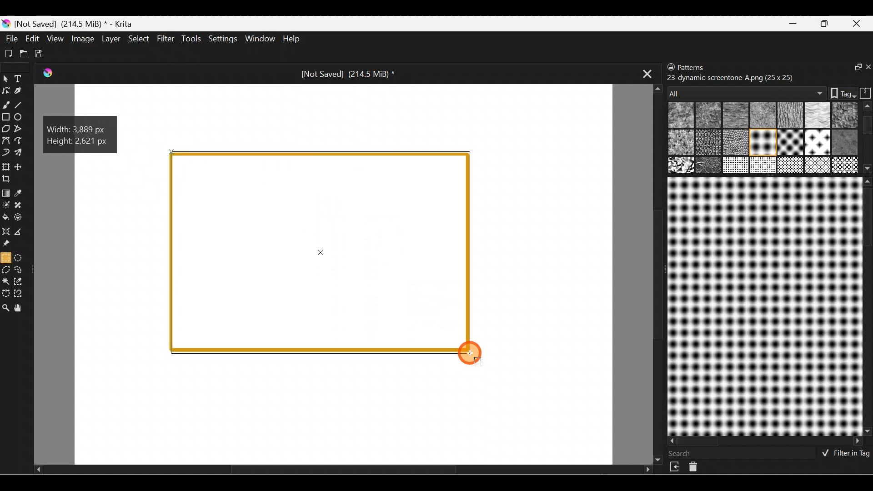 Image resolution: width=873 pixels, height=491 pixels. I want to click on Select, so click(139, 40).